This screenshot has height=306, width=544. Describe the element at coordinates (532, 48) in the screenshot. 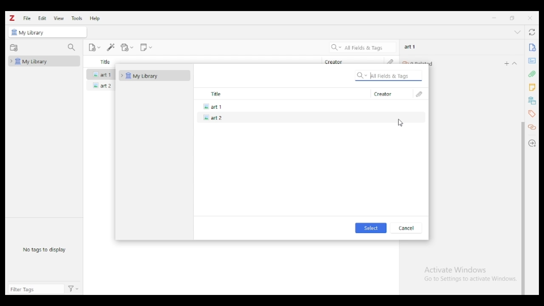

I see `info` at that location.